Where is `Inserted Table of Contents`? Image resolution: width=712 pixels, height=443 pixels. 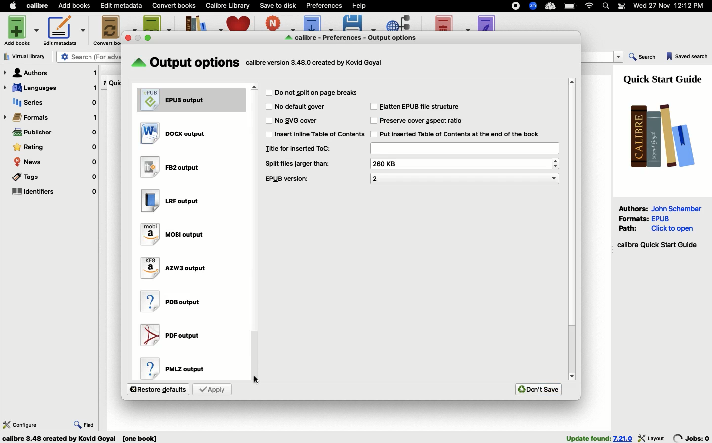
Inserted Table of Contents is located at coordinates (461, 134).